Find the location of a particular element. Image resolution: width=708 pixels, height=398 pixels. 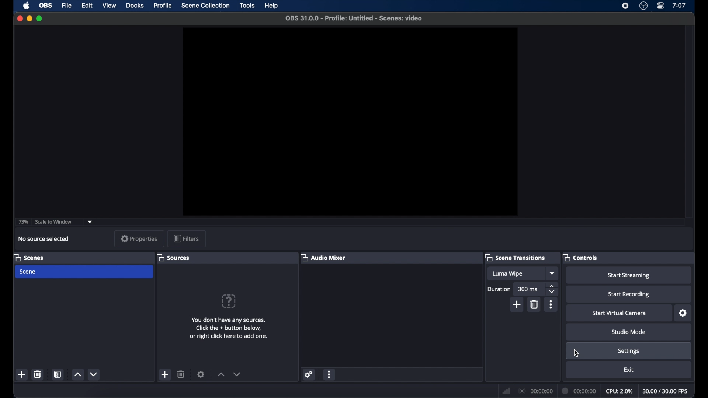

preview is located at coordinates (350, 122).